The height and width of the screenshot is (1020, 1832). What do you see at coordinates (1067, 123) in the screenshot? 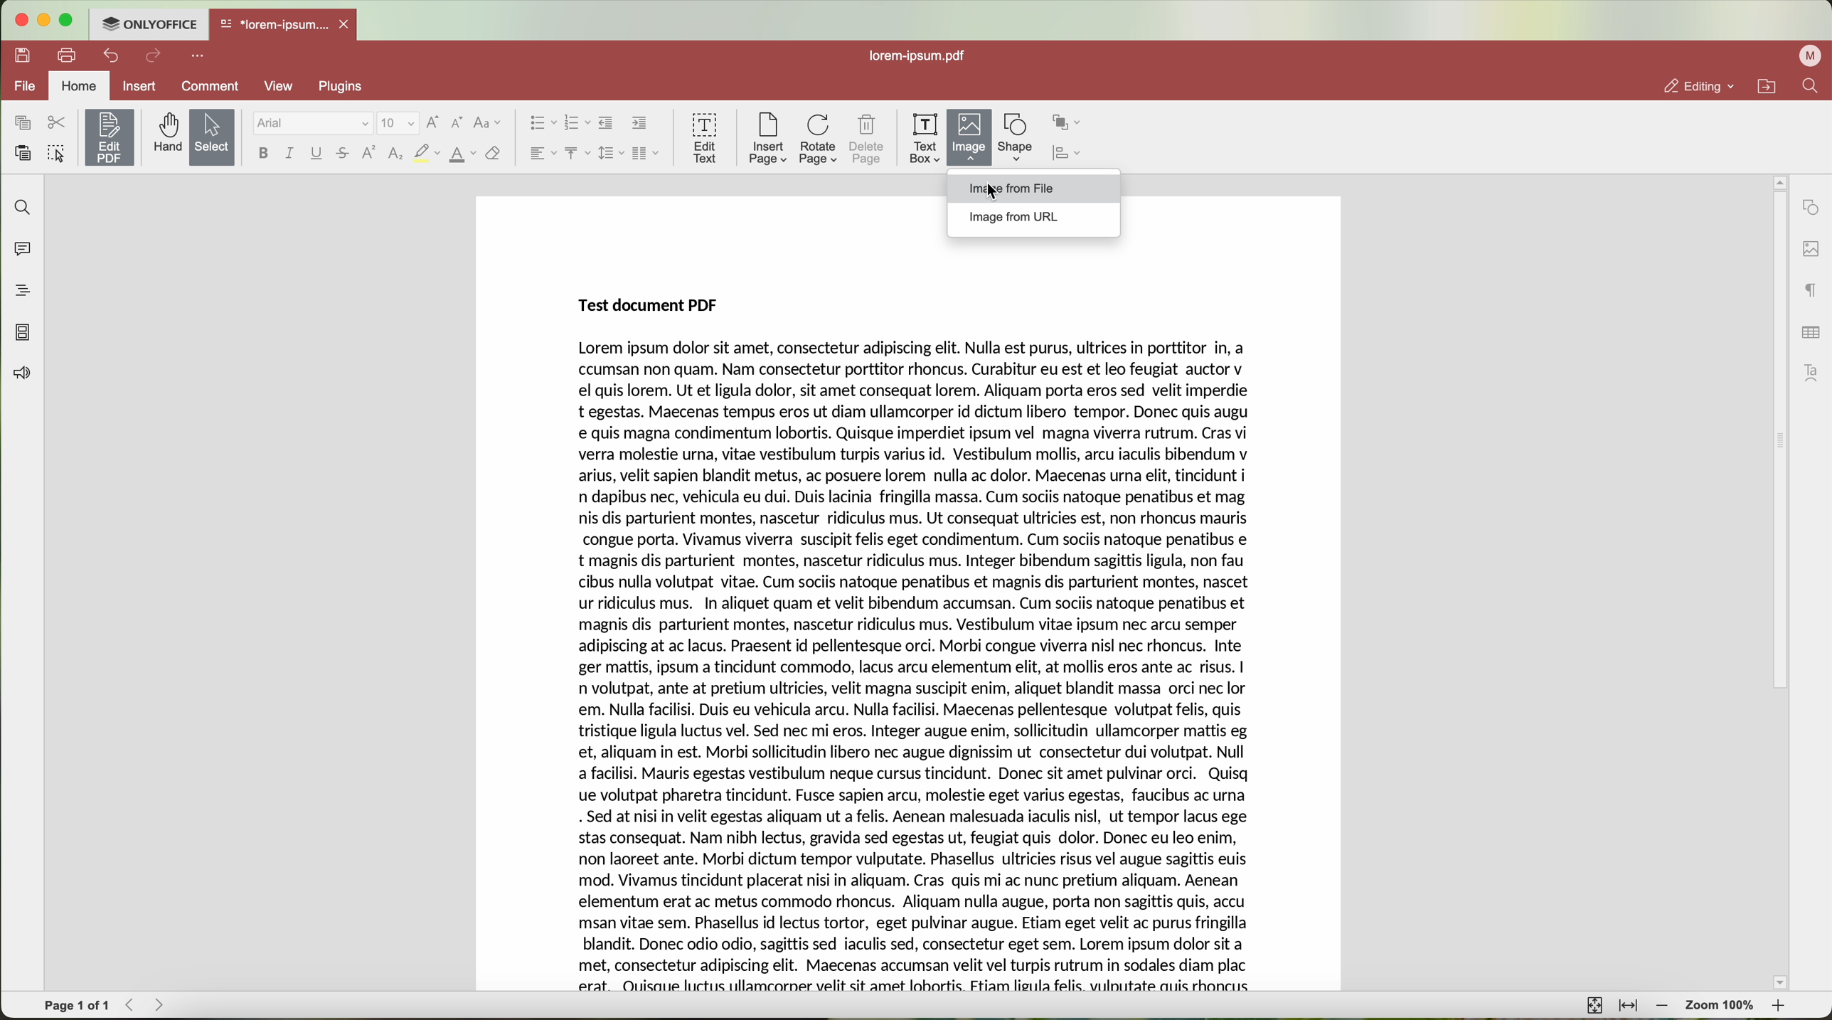
I see `arrange shape` at bounding box center [1067, 123].